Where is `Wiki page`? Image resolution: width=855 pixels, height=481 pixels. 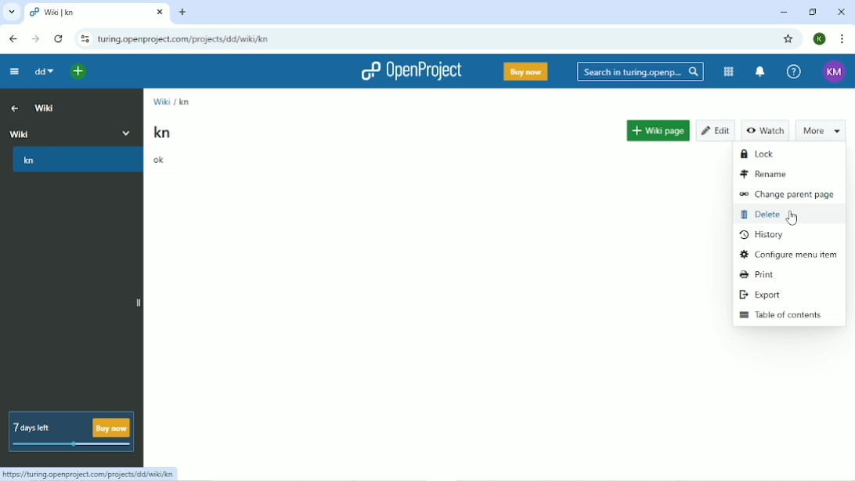
Wiki page is located at coordinates (659, 127).